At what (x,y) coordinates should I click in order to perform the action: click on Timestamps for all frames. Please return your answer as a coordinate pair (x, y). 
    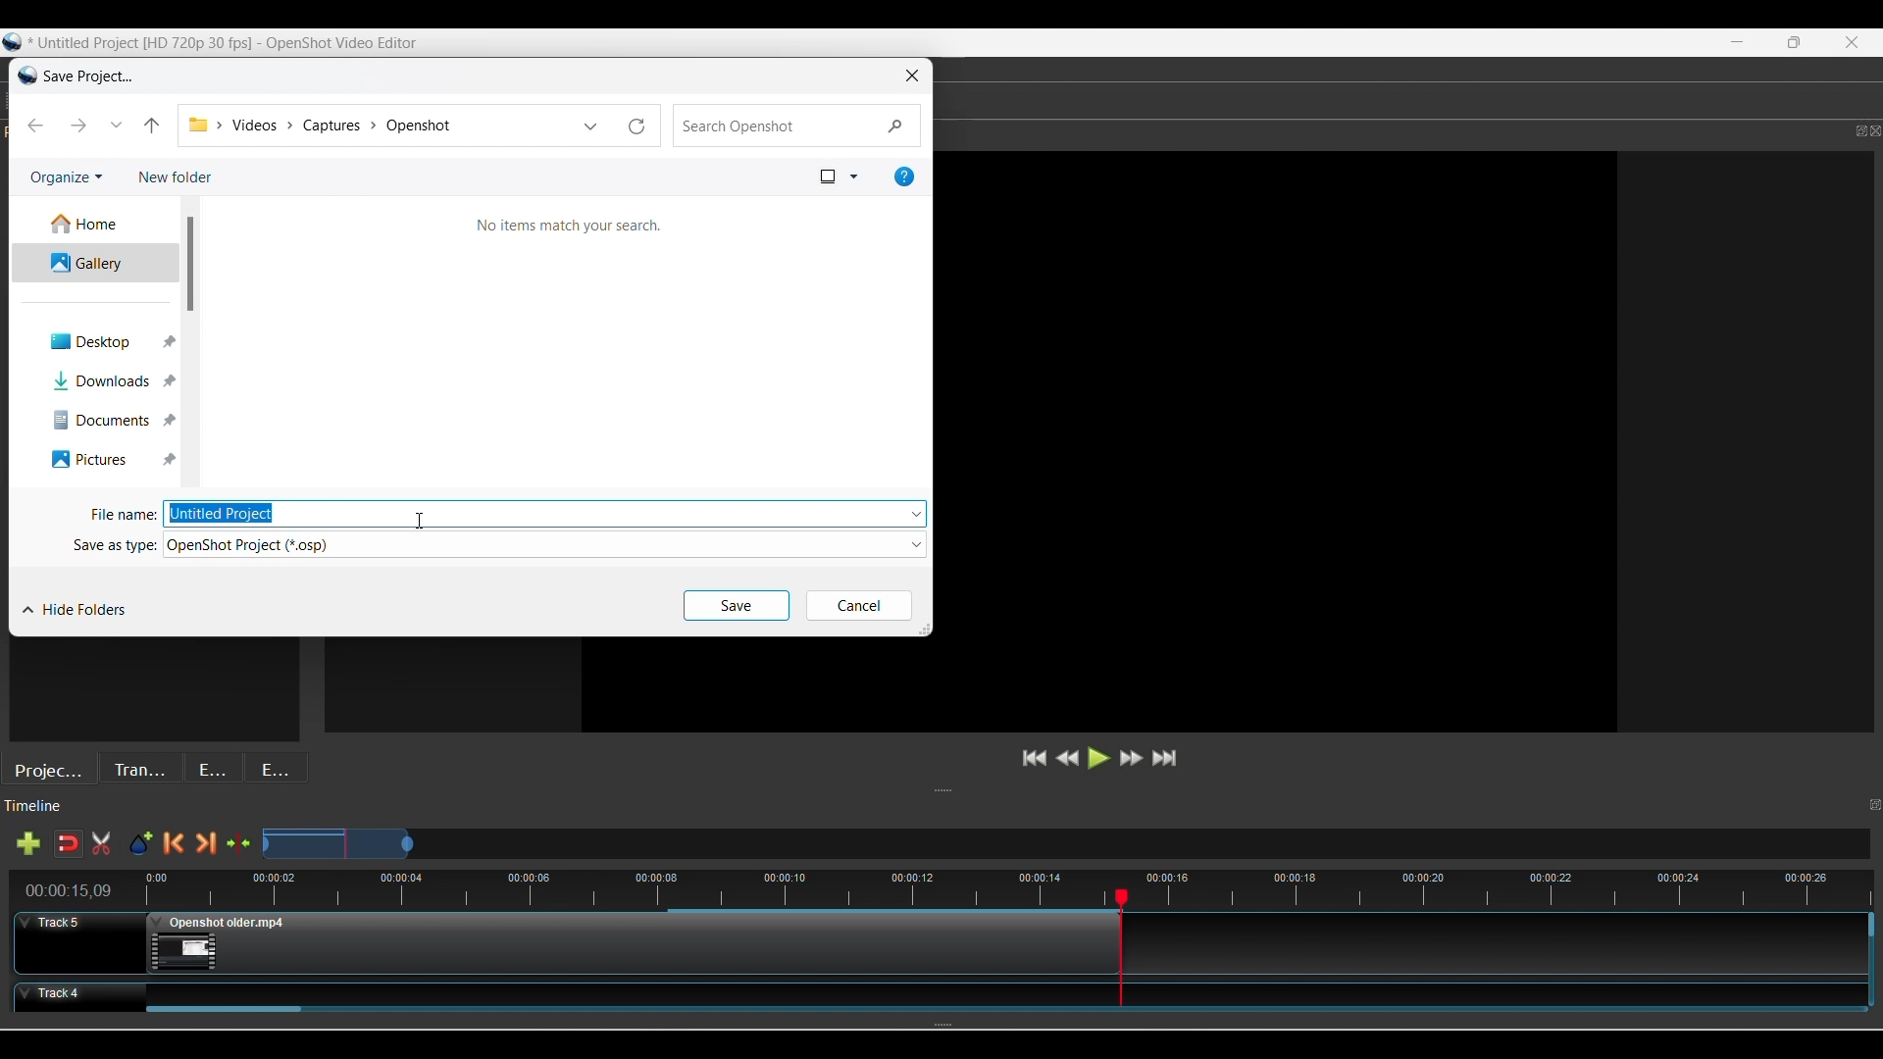
    Looking at the image, I should click on (623, 887).